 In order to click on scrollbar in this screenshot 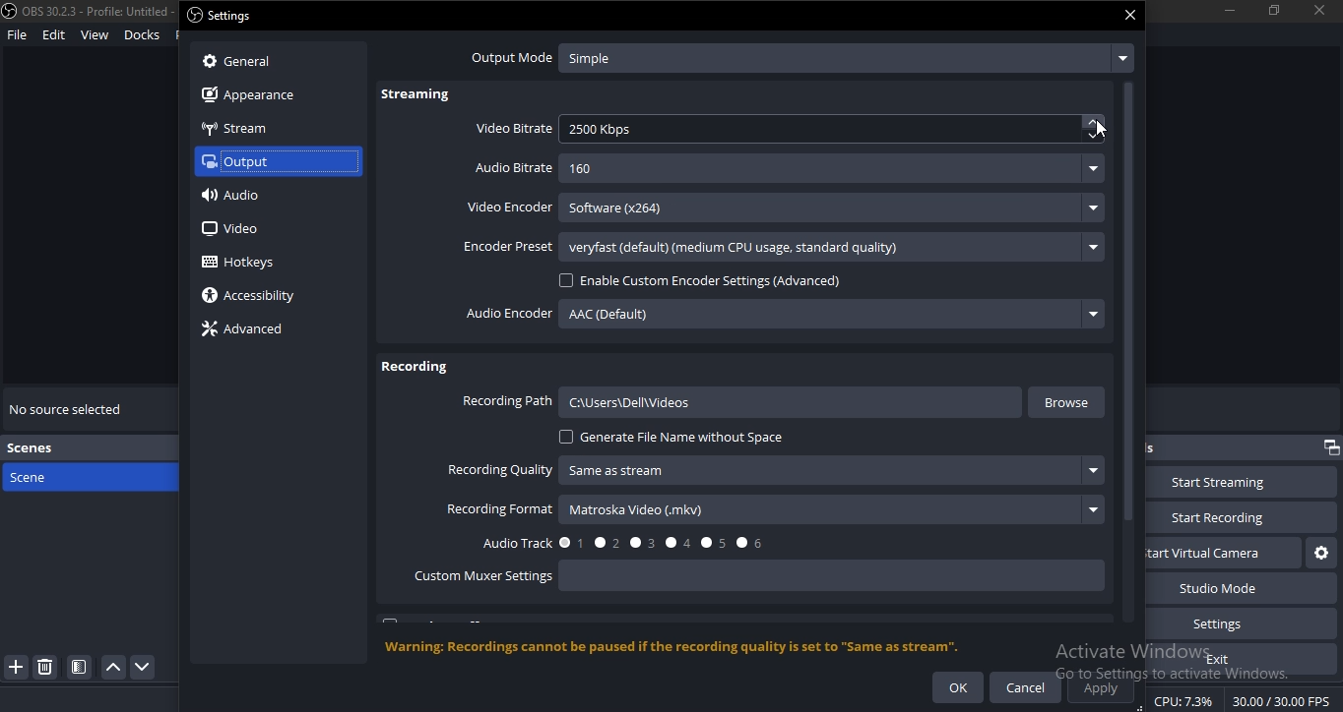, I will do `click(1129, 369)`.